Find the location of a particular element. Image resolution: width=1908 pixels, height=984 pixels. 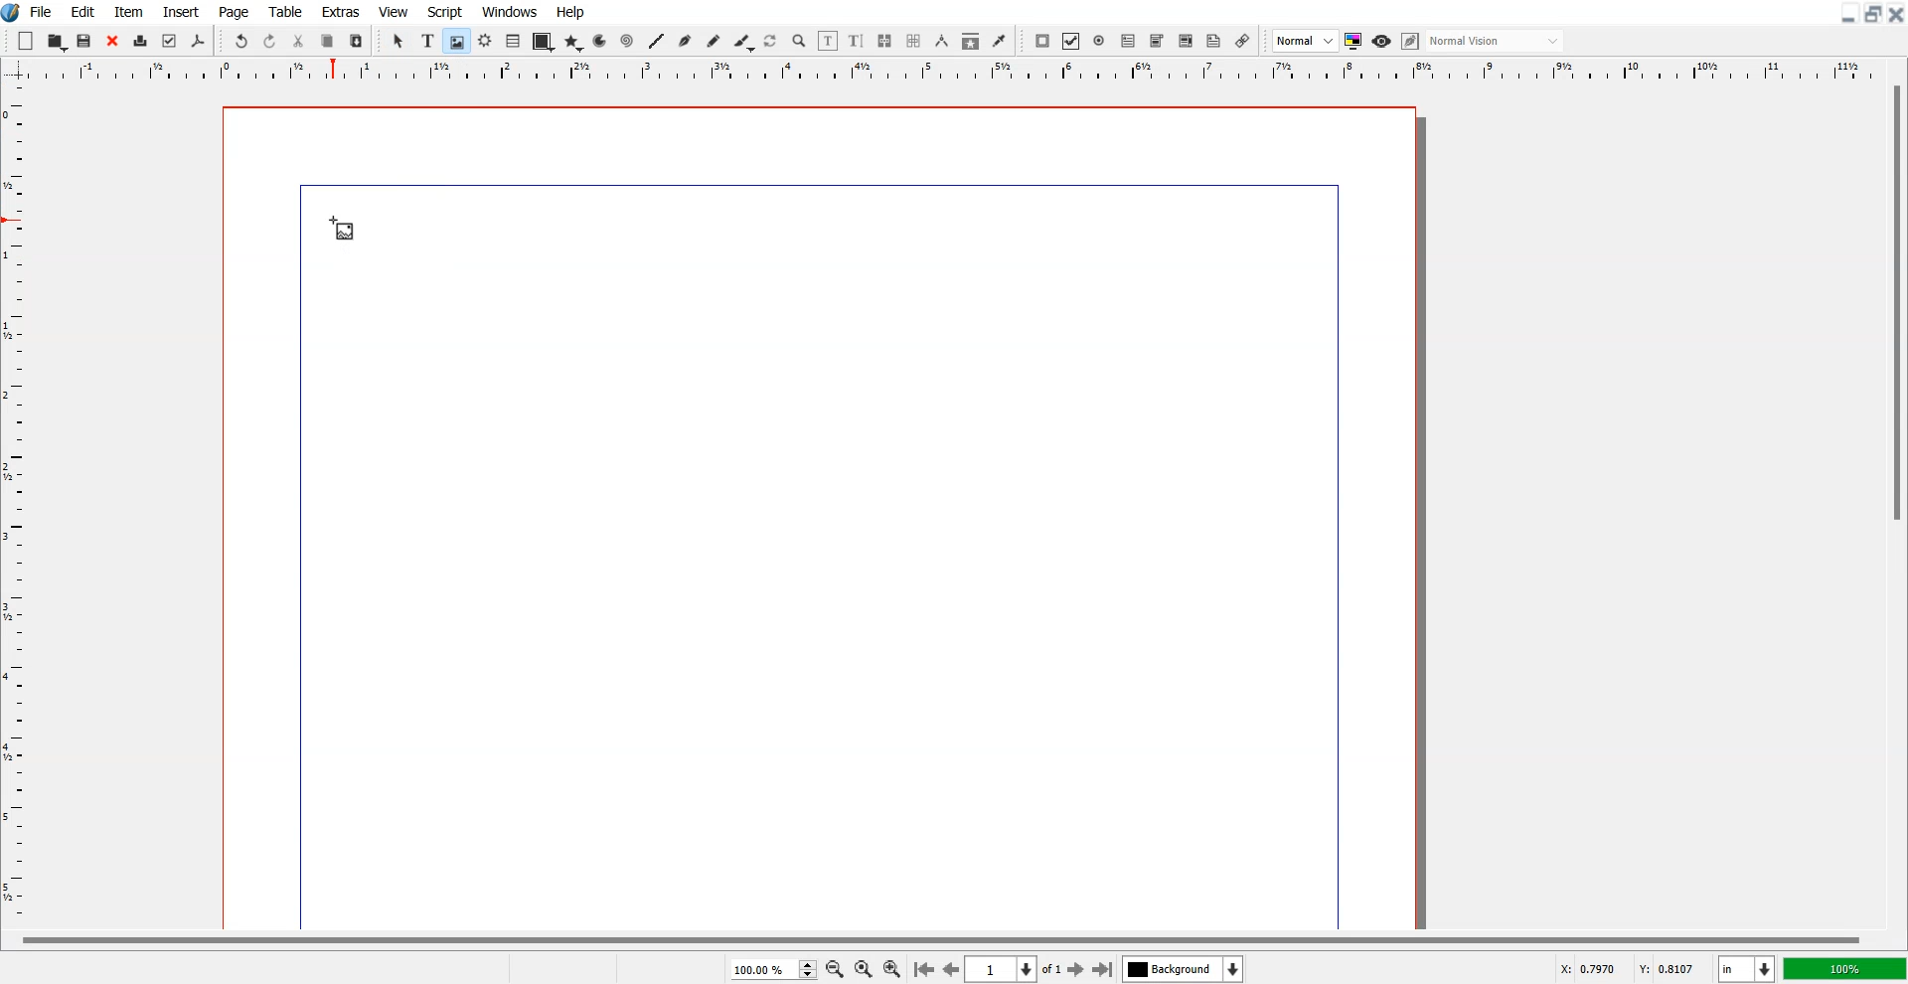

Go to last Page is located at coordinates (1103, 969).